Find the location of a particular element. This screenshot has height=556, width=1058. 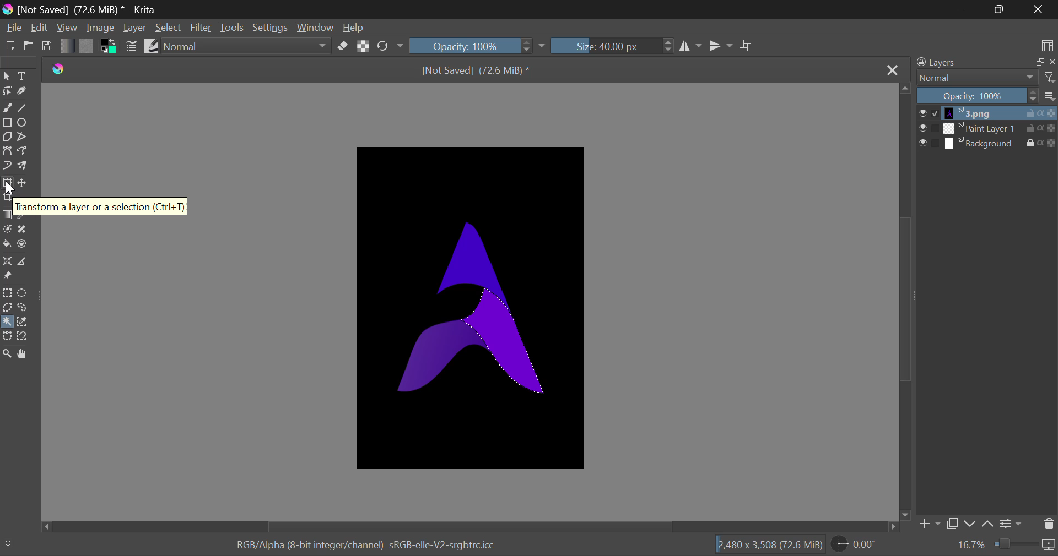

Polygon Selection Tool is located at coordinates (7, 308).